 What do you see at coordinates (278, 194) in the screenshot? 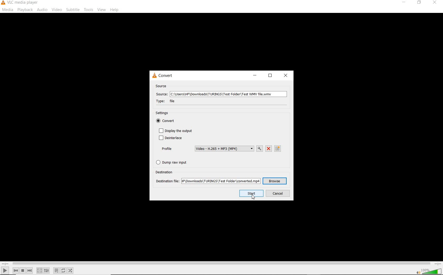
I see `cancel` at bounding box center [278, 194].